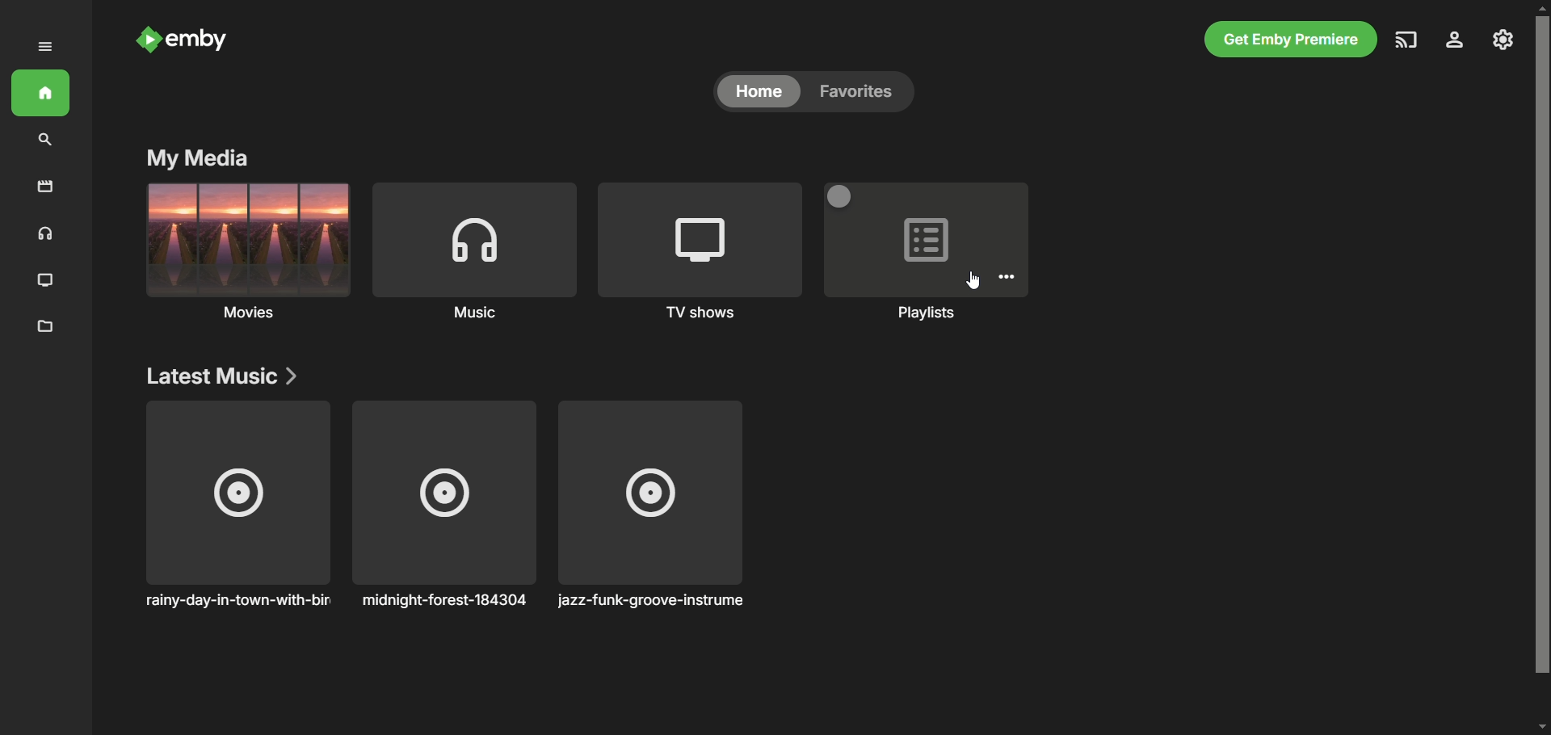 The width and height of the screenshot is (1551, 735). What do you see at coordinates (146, 41) in the screenshot?
I see `logo` at bounding box center [146, 41].